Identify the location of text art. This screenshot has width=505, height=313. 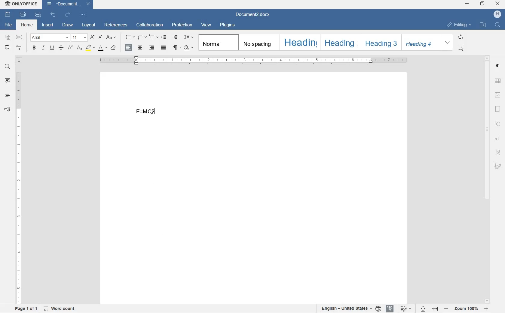
(499, 152).